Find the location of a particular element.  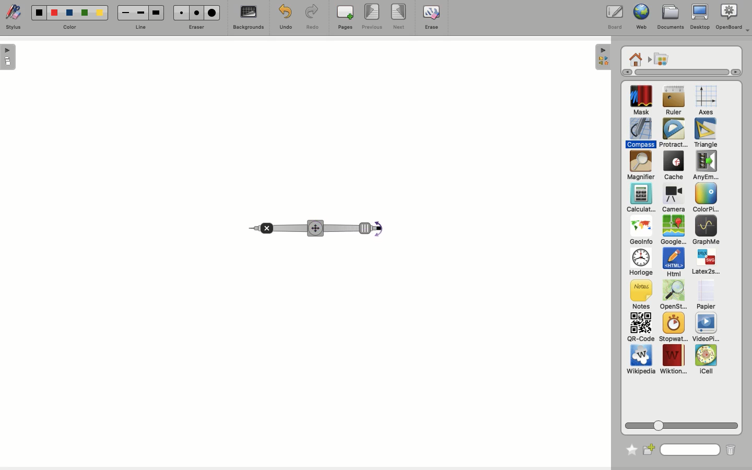

Documents is located at coordinates (671, 17).